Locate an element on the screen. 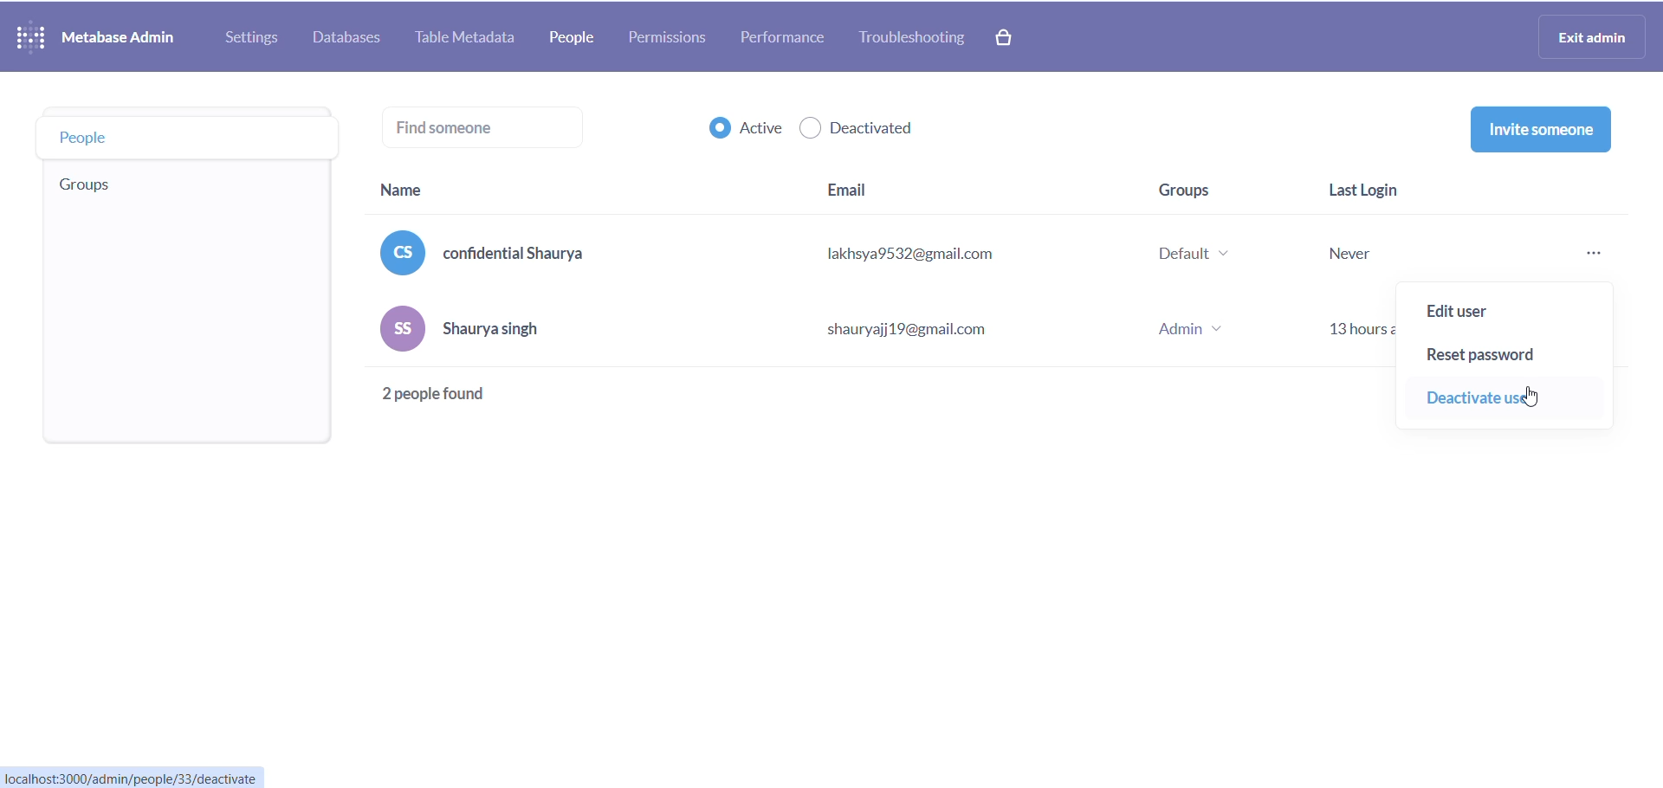 Image resolution: width=1663 pixels, height=788 pixels. invite someone is located at coordinates (1545, 131).